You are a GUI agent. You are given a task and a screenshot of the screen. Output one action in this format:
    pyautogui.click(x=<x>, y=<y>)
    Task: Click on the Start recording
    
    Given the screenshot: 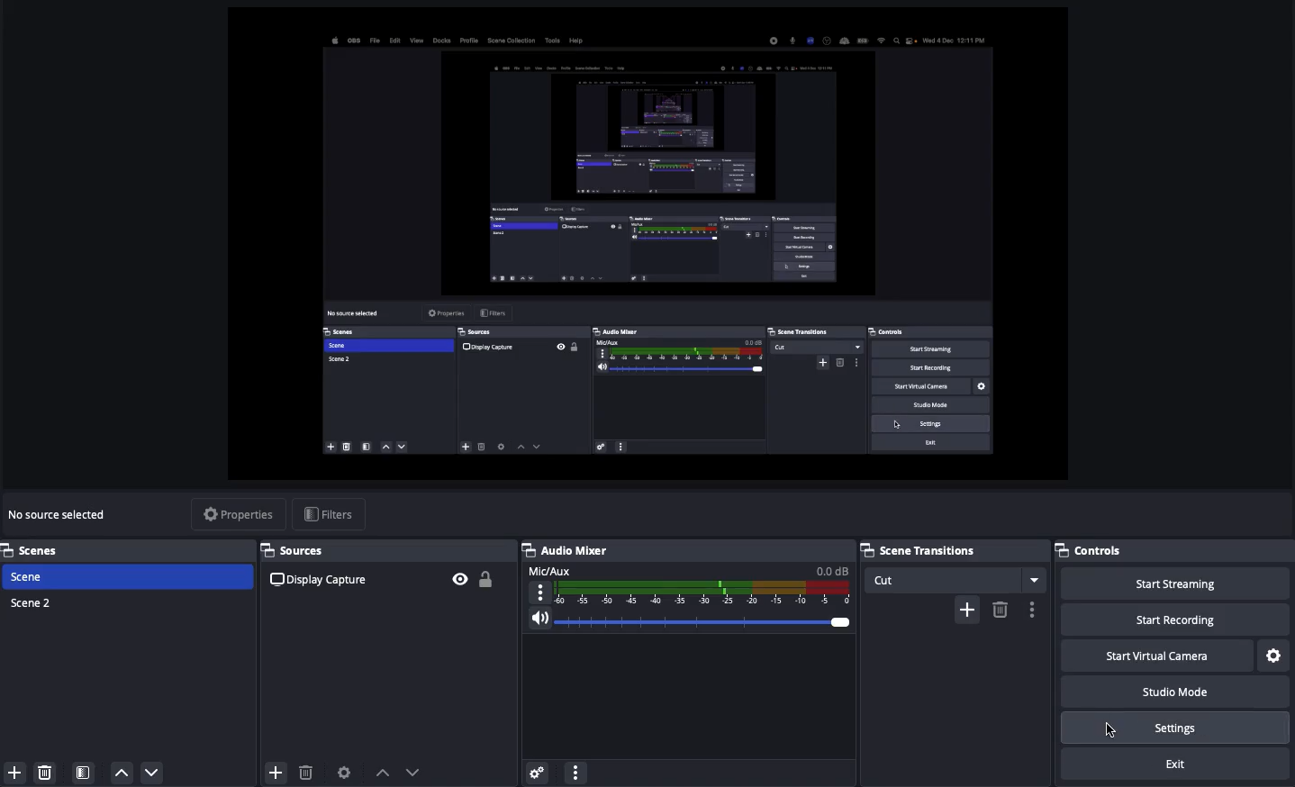 What is the action you would take?
    pyautogui.click(x=1176, y=620)
    